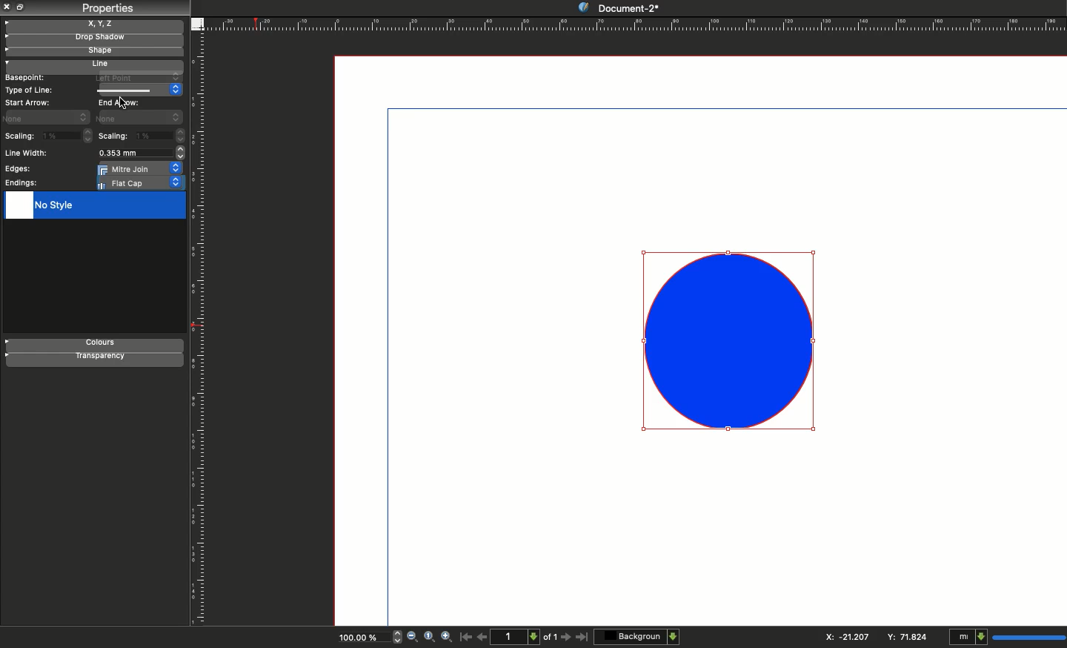 The width and height of the screenshot is (1067, 648). What do you see at coordinates (94, 24) in the screenshot?
I see `X, y, z` at bounding box center [94, 24].